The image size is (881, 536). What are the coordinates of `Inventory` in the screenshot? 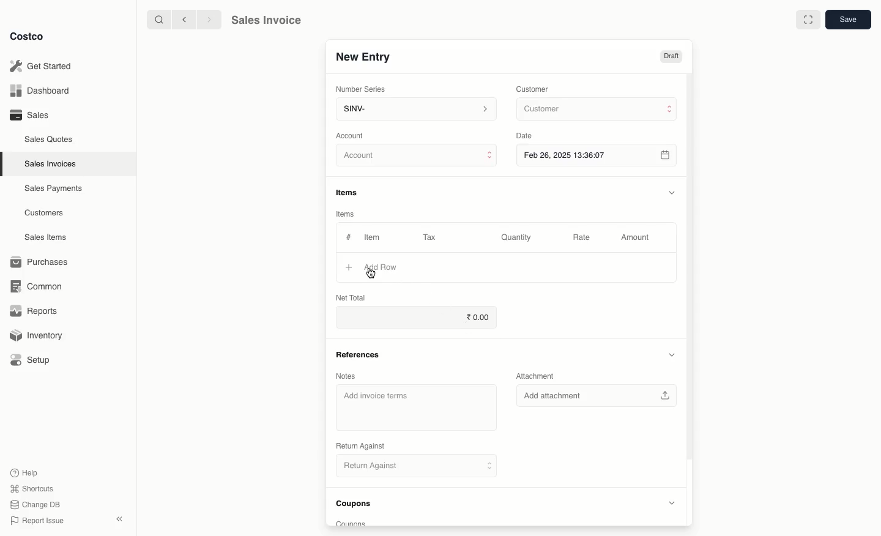 It's located at (39, 334).